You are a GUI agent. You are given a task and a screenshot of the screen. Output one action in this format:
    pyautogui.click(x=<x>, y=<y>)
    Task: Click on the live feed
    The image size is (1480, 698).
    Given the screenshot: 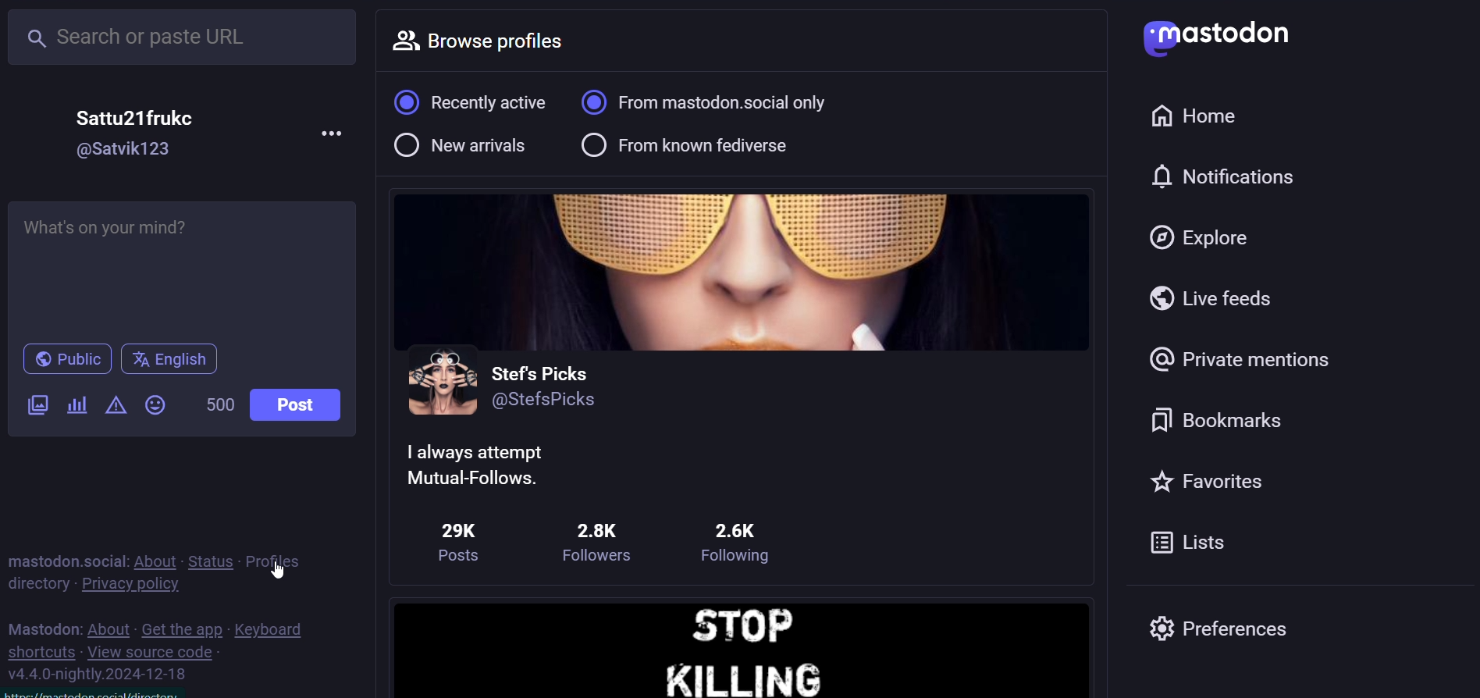 What is the action you would take?
    pyautogui.click(x=1217, y=294)
    